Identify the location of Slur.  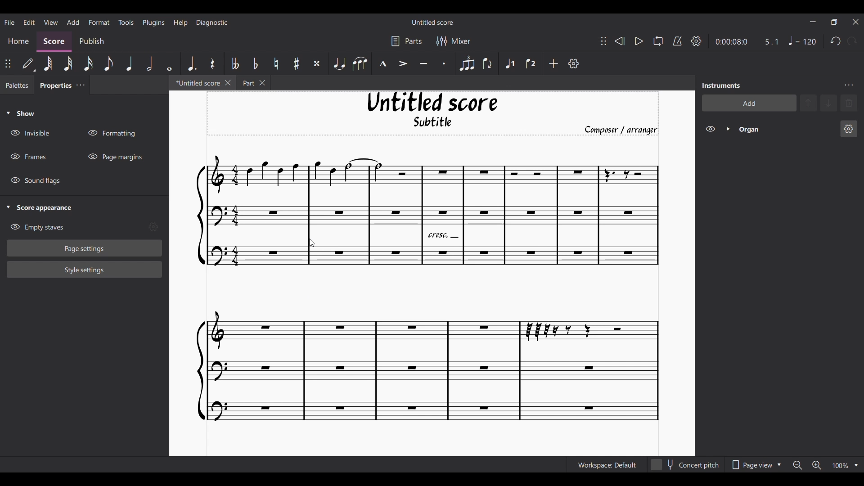
(360, 63).